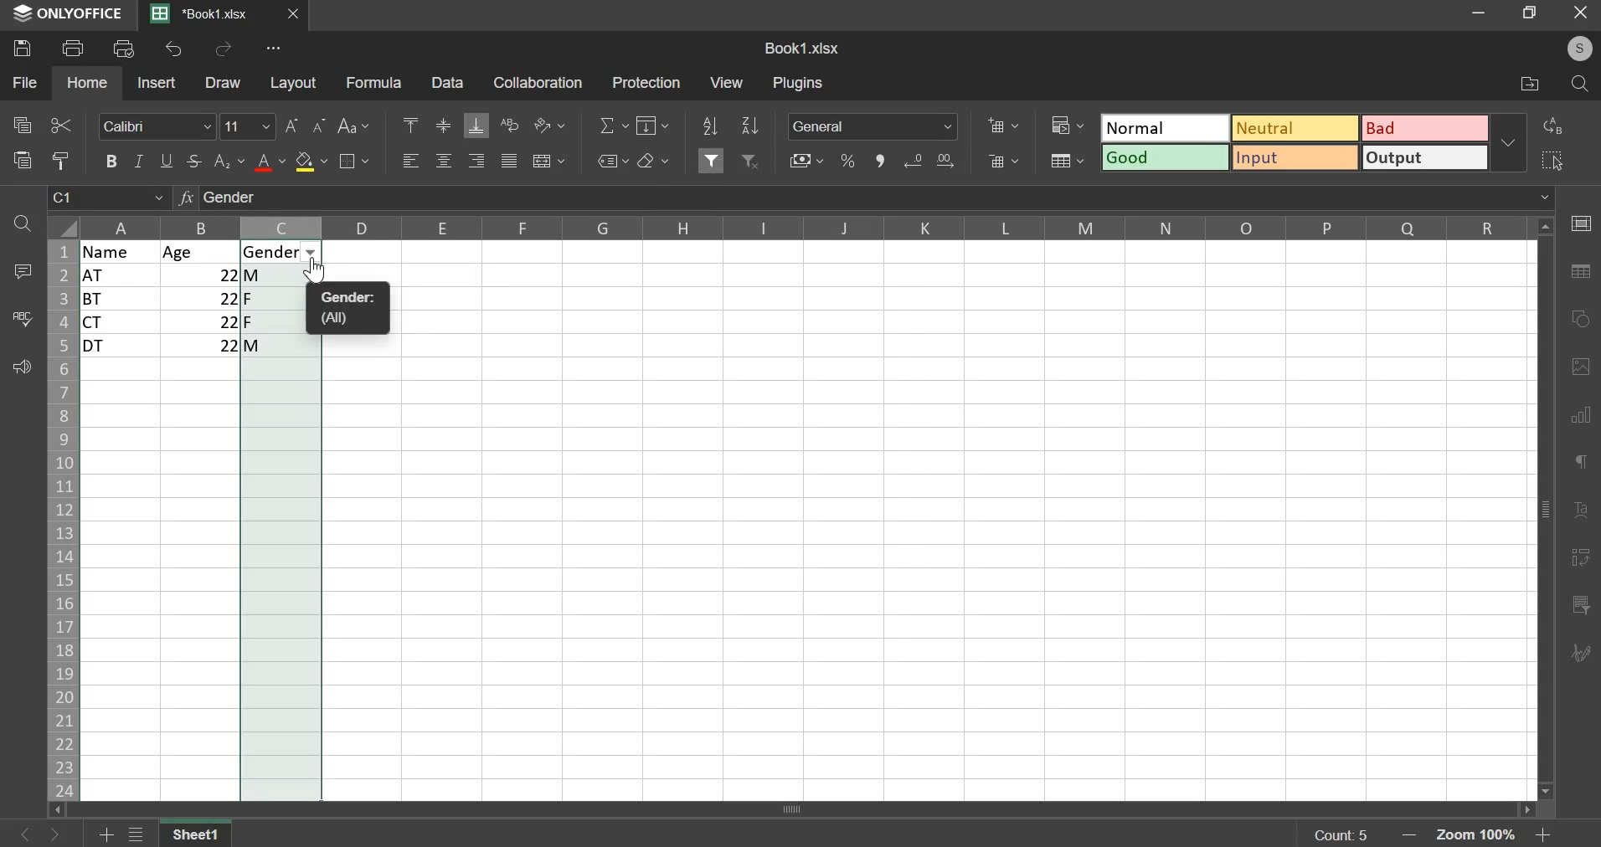 This screenshot has width=1601, height=847. What do you see at coordinates (168, 160) in the screenshot?
I see `underline` at bounding box center [168, 160].